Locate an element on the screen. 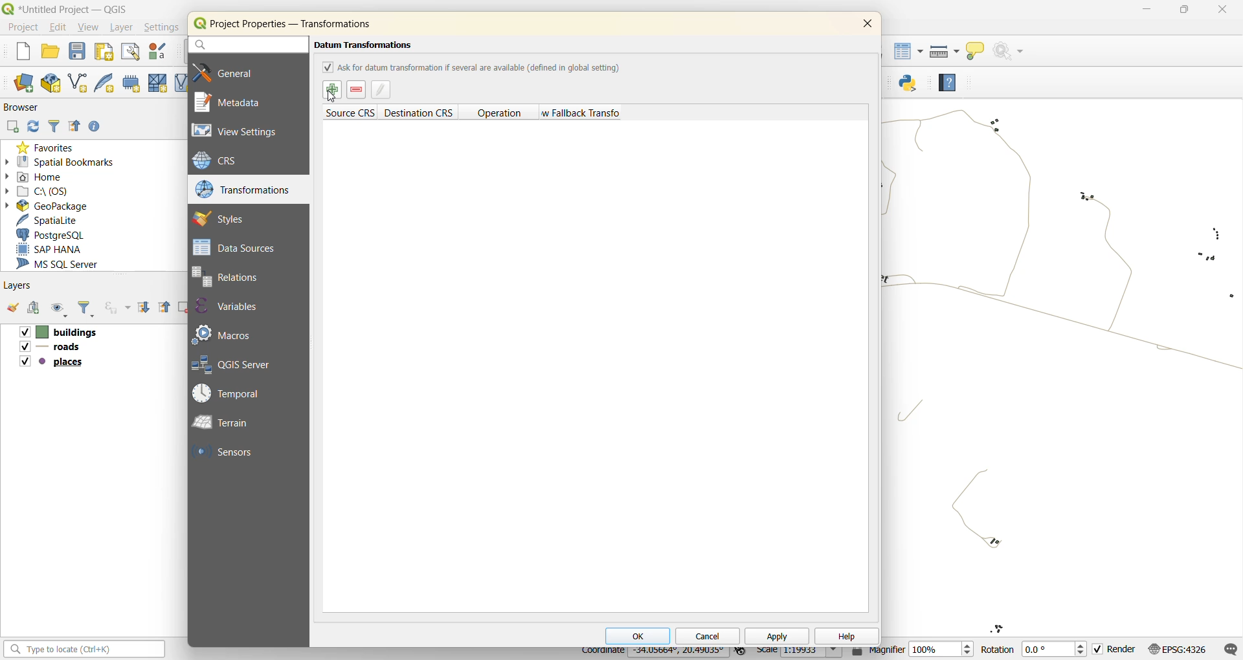  source crs is located at coordinates (350, 112).